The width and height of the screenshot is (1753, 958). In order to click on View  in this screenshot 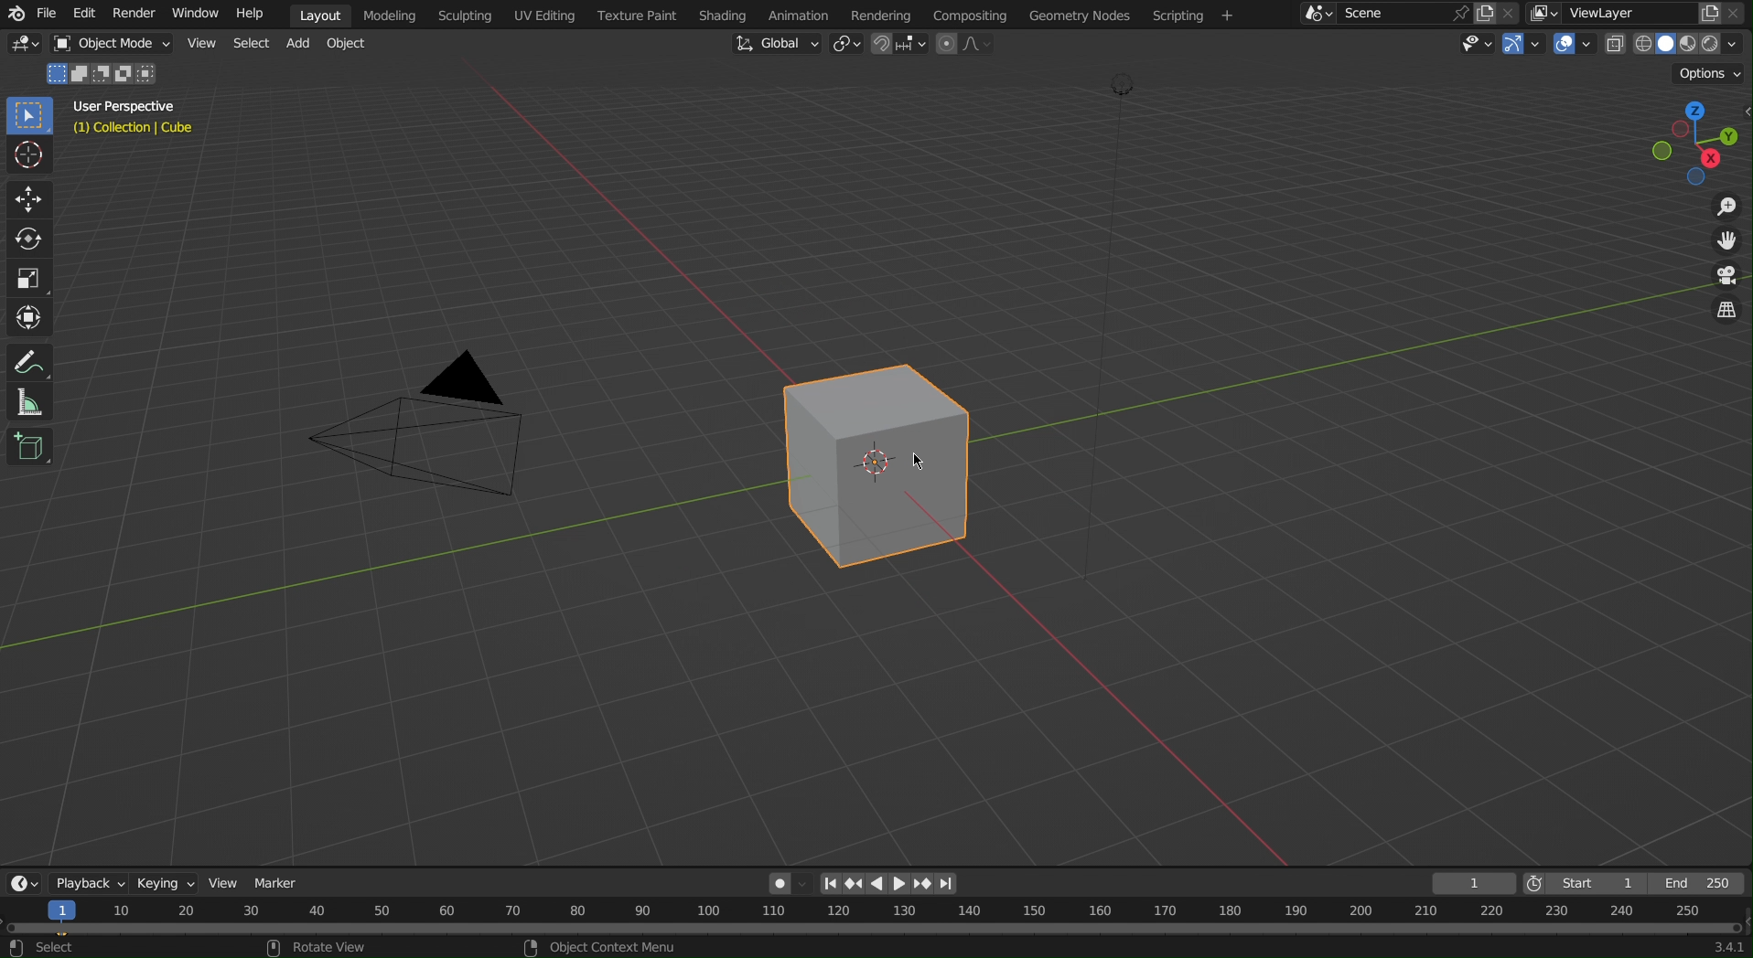, I will do `click(199, 42)`.